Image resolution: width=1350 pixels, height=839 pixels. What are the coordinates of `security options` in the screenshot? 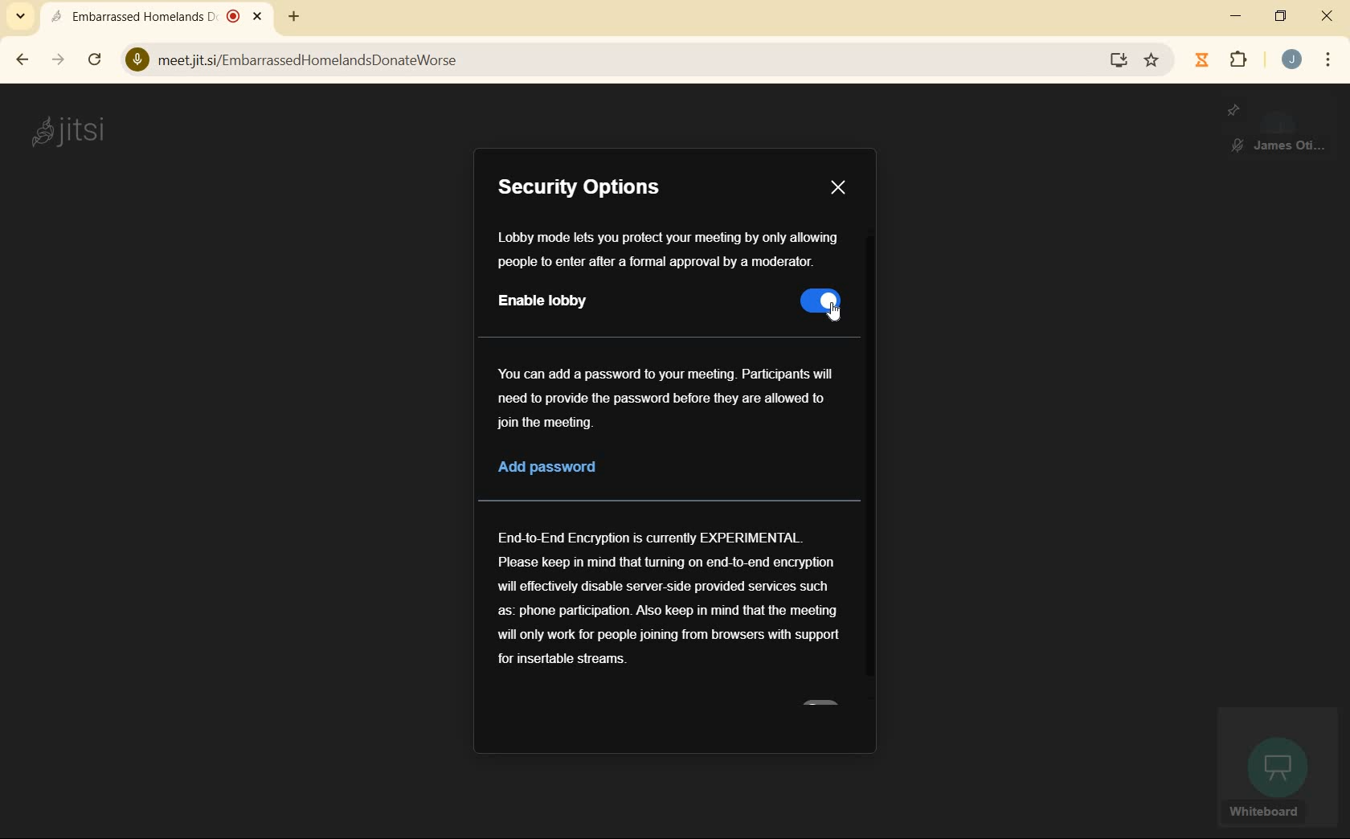 It's located at (599, 189).